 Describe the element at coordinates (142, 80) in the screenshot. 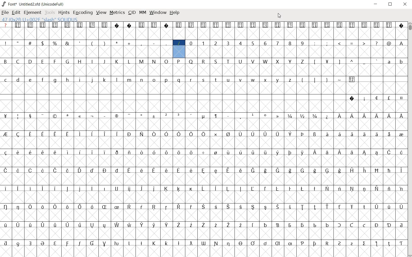

I see `glyph` at that location.